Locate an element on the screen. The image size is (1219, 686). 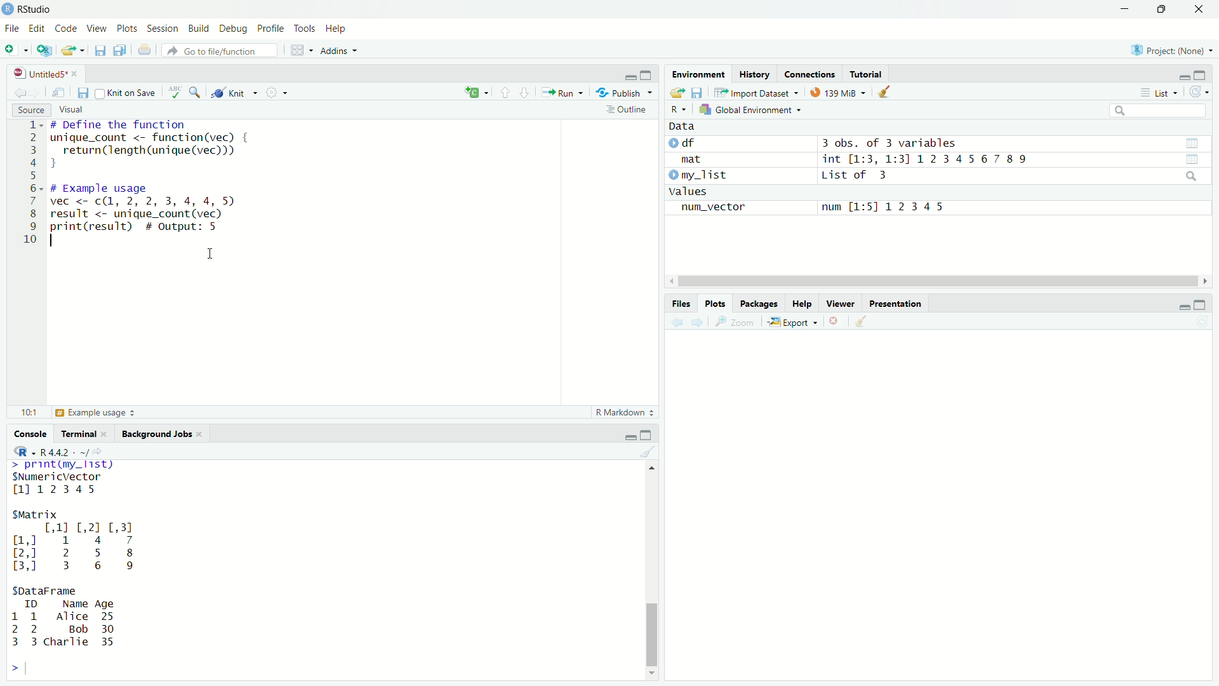
Publish is located at coordinates (623, 92).